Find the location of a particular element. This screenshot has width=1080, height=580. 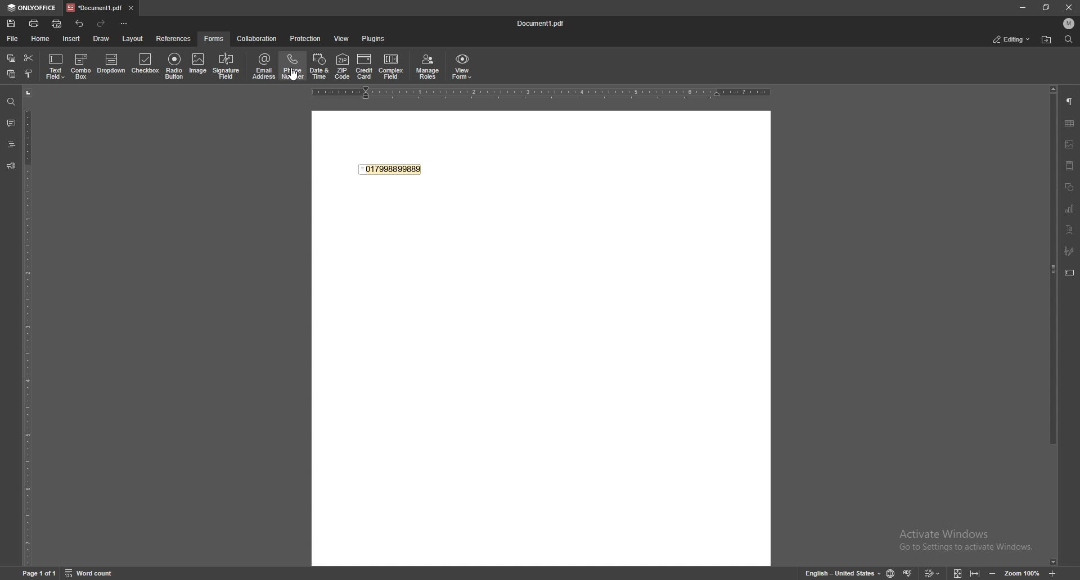

paste is located at coordinates (11, 74).